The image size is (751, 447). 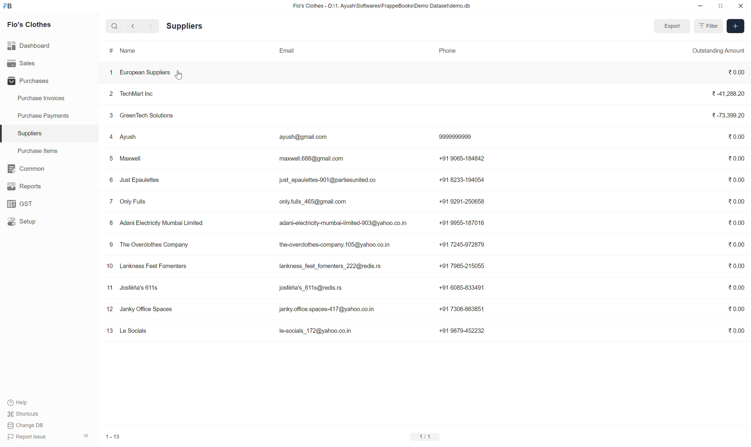 I want to click on minimise, so click(x=699, y=6).